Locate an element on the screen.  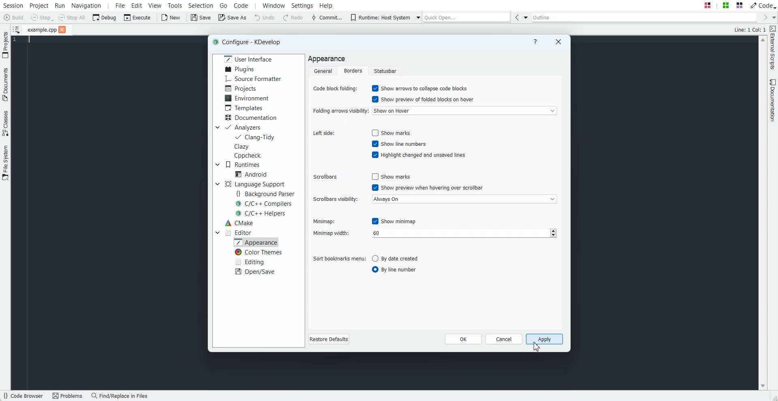
Statusbar is located at coordinates (385, 70).